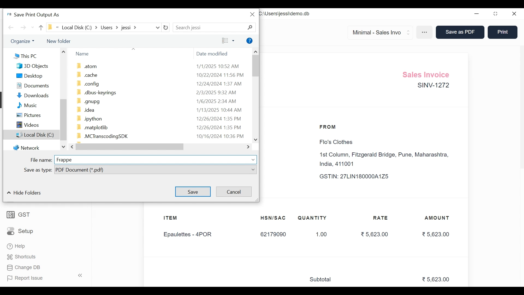  I want to click on 1/6/2025 2:34 AM, so click(217, 101).